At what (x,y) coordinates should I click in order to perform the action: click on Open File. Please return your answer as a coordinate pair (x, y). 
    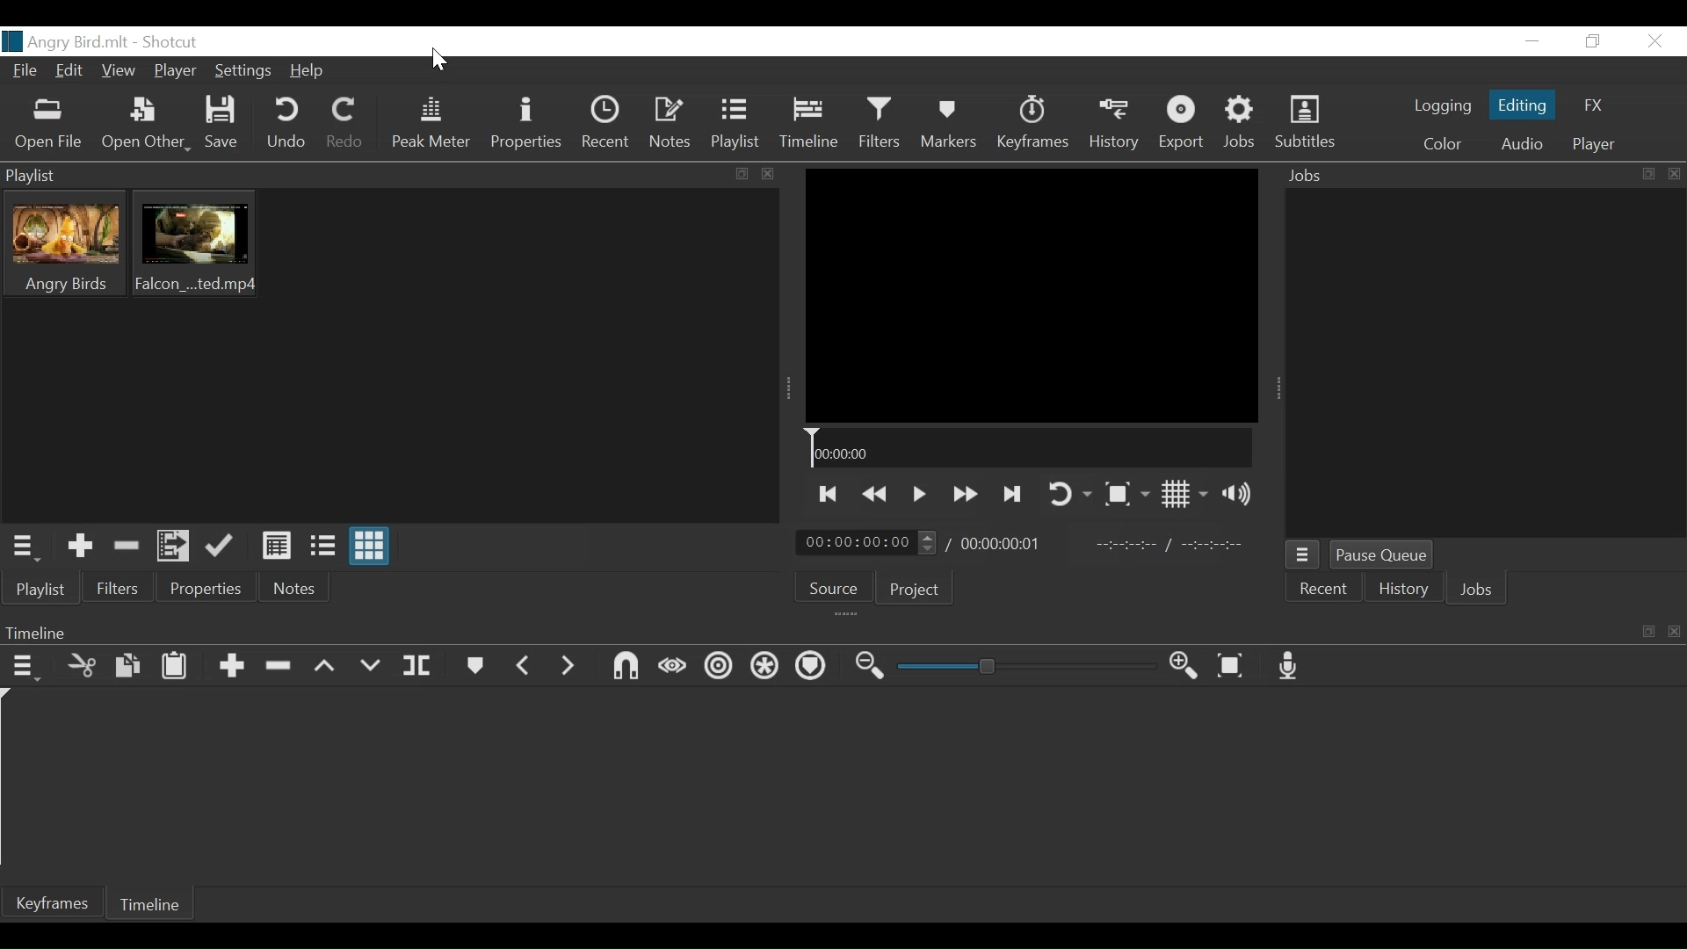
    Looking at the image, I should click on (46, 126).